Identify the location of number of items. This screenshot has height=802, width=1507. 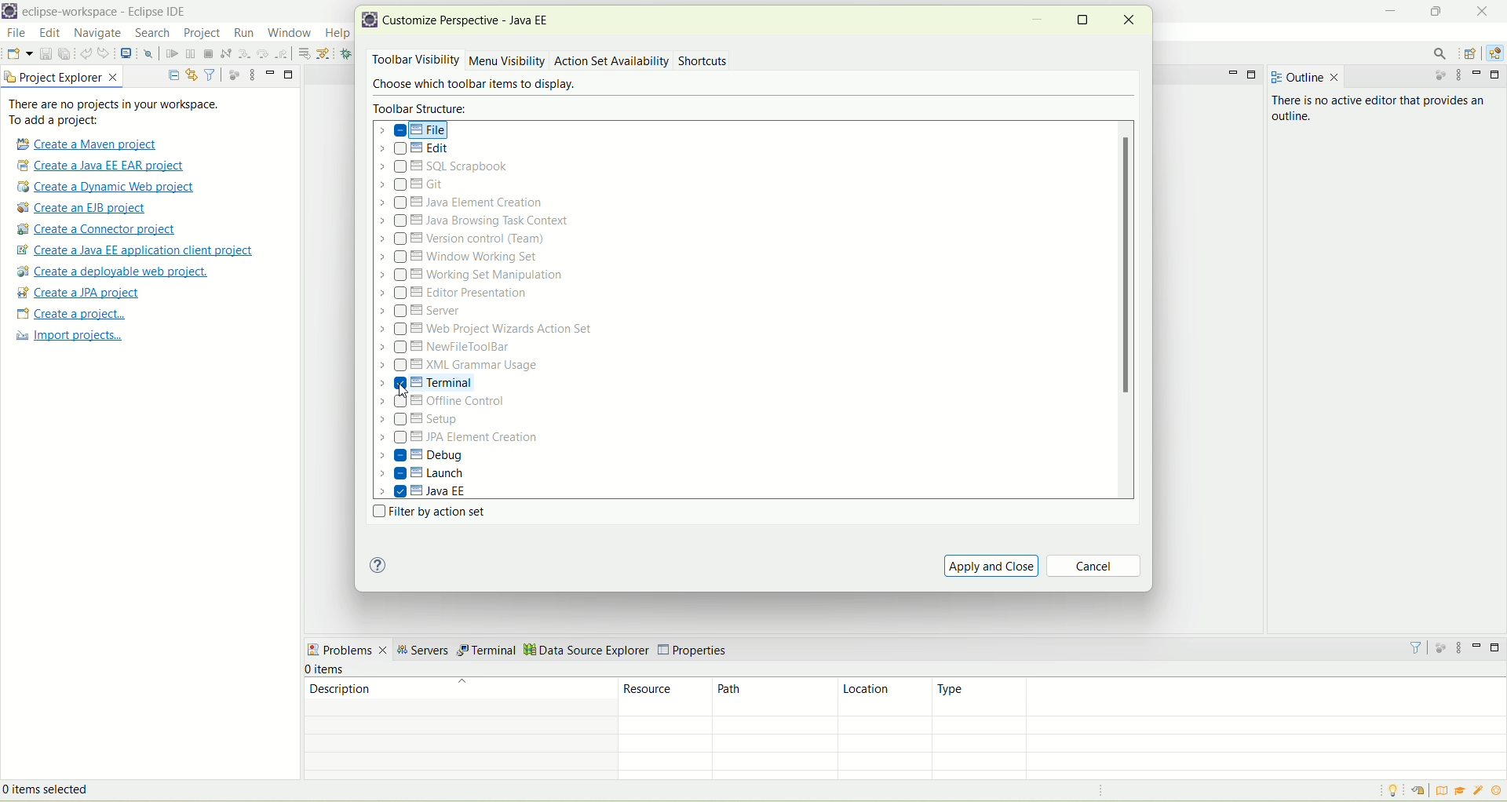
(338, 669).